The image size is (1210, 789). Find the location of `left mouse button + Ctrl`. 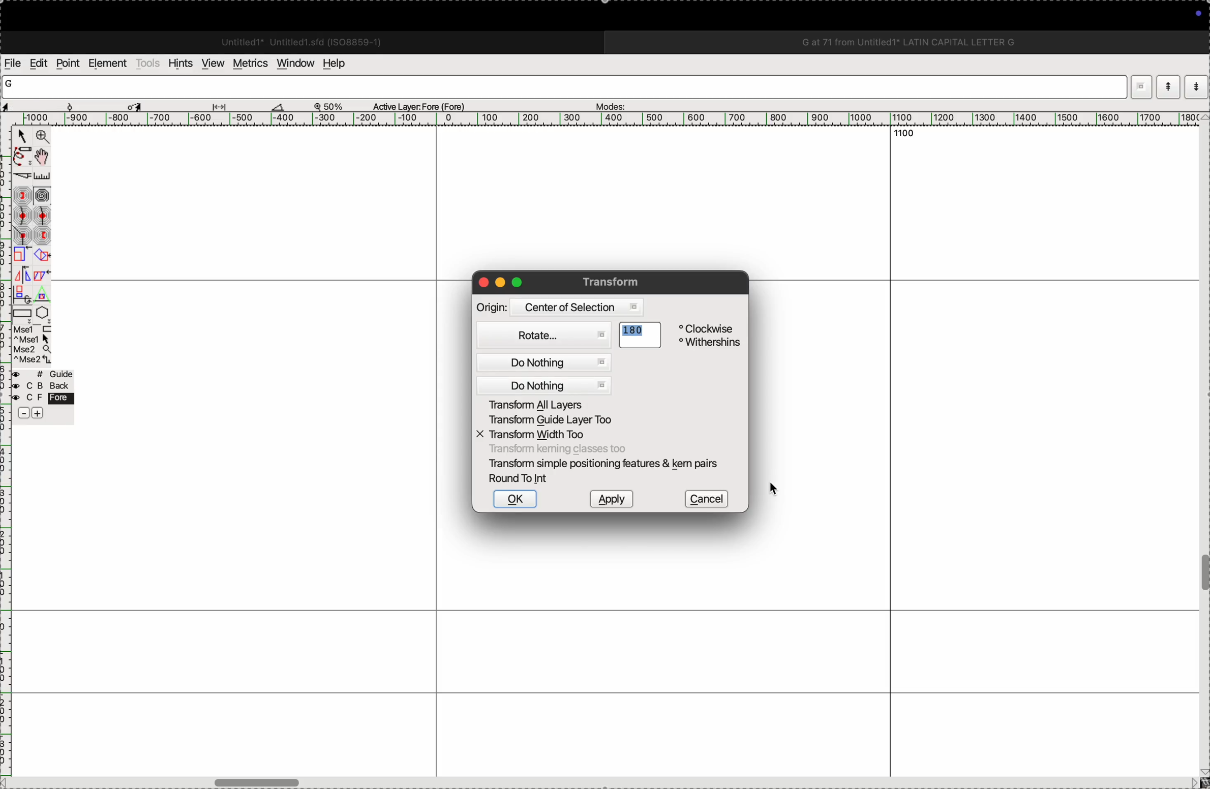

left mouse button + Ctrl is located at coordinates (32, 339).